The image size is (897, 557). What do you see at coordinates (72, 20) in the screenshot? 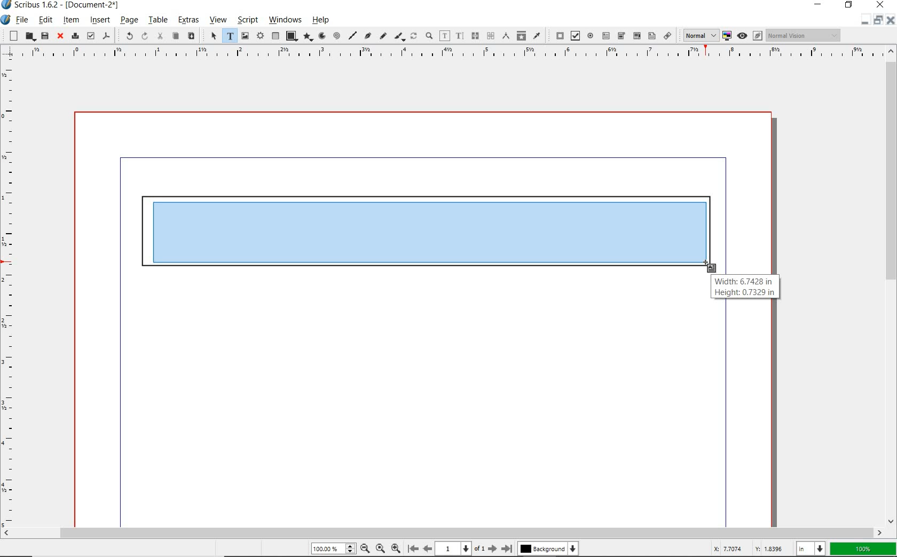
I see `item` at bounding box center [72, 20].